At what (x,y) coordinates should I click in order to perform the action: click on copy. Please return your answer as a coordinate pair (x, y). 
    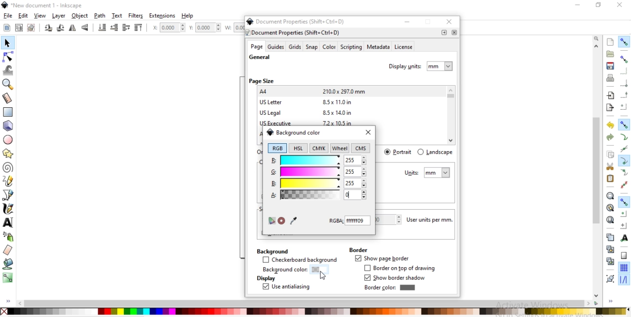
    Looking at the image, I should click on (610, 155).